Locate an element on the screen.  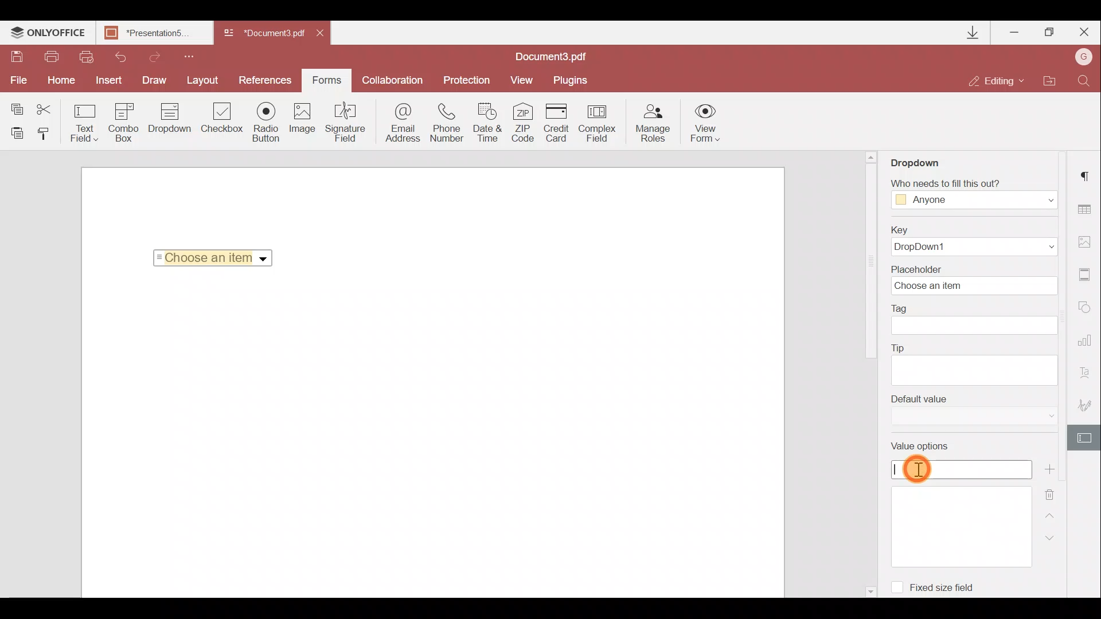
Up is located at coordinates (1053, 514).